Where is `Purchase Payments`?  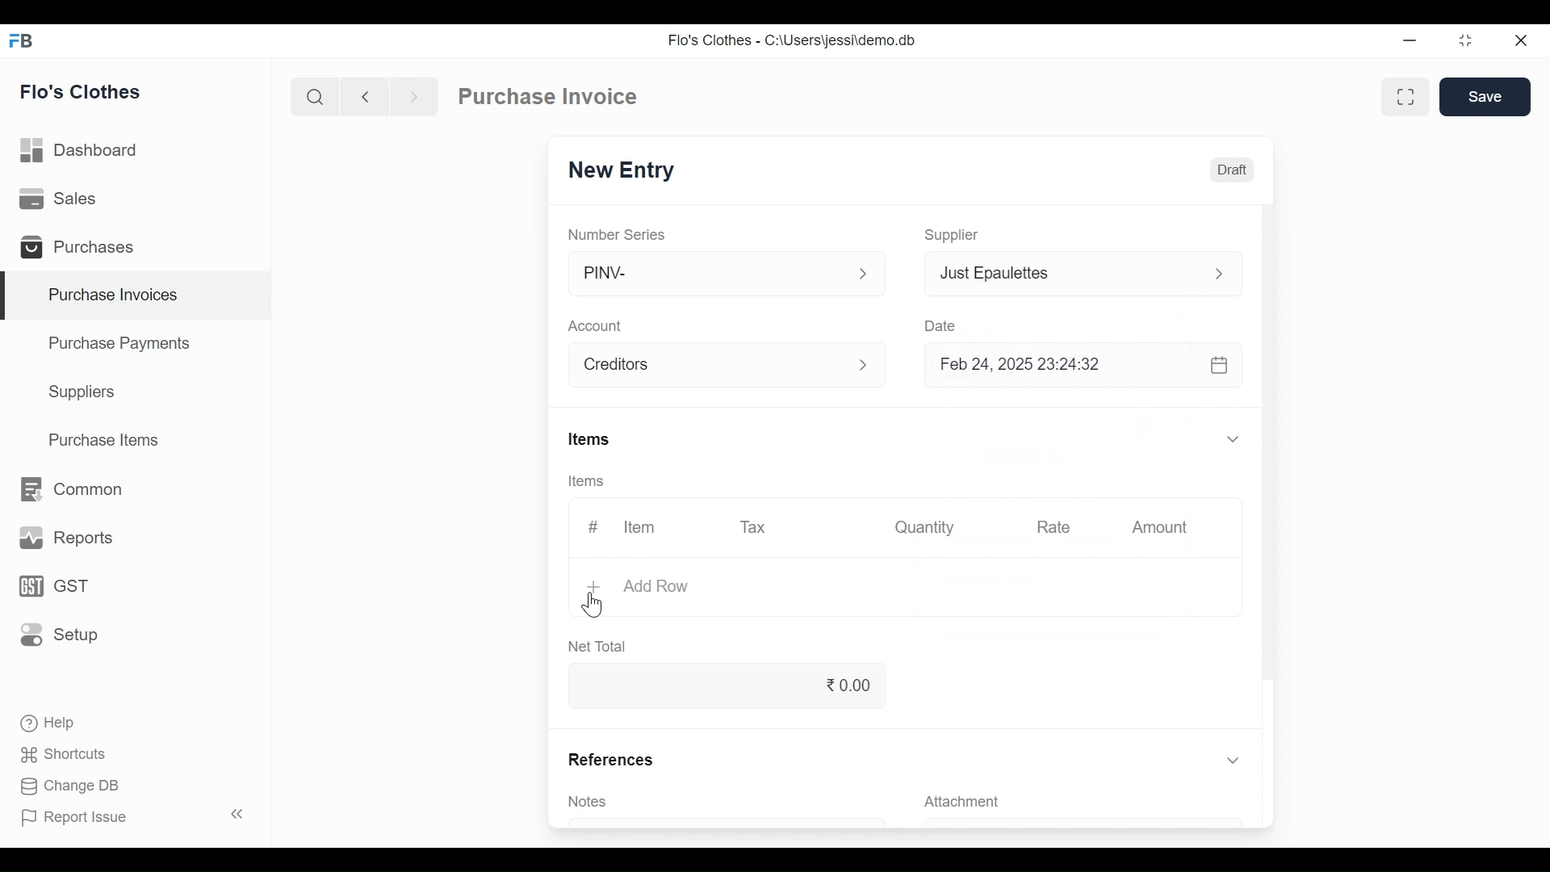 Purchase Payments is located at coordinates (118, 342).